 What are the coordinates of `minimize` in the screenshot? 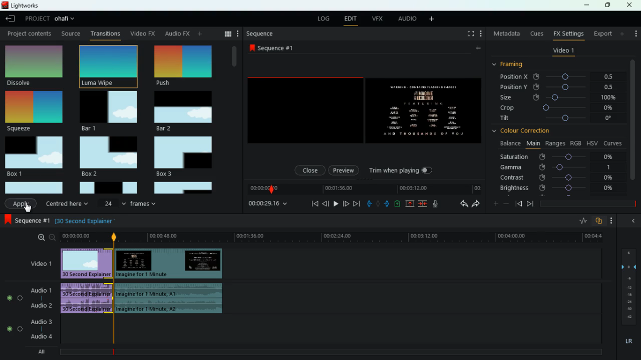 It's located at (586, 6).